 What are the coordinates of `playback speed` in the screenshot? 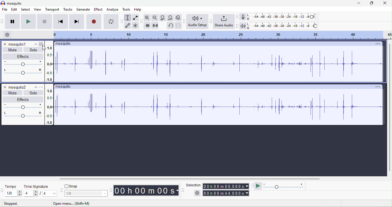 It's located at (285, 186).